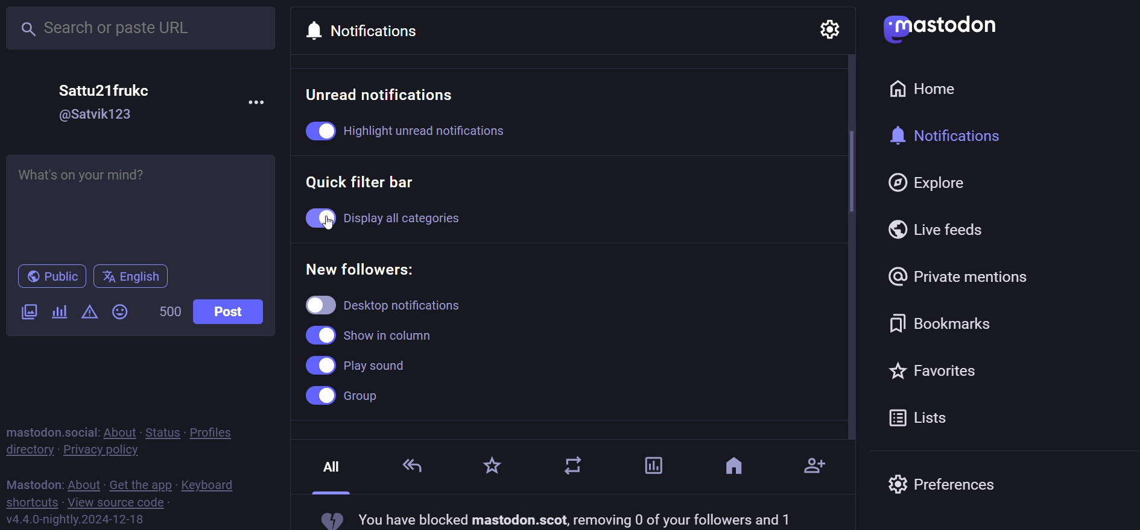  Describe the element at coordinates (491, 467) in the screenshot. I see `favorite` at that location.